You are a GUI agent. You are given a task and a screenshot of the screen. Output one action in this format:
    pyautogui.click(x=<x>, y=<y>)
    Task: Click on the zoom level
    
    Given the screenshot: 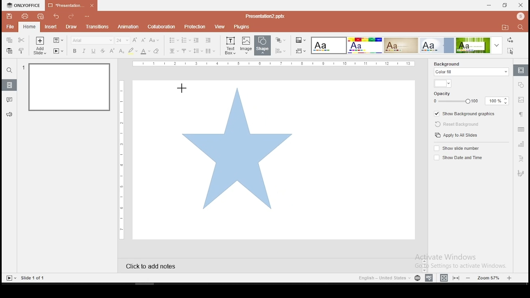 What is the action you would take?
    pyautogui.click(x=489, y=277)
    